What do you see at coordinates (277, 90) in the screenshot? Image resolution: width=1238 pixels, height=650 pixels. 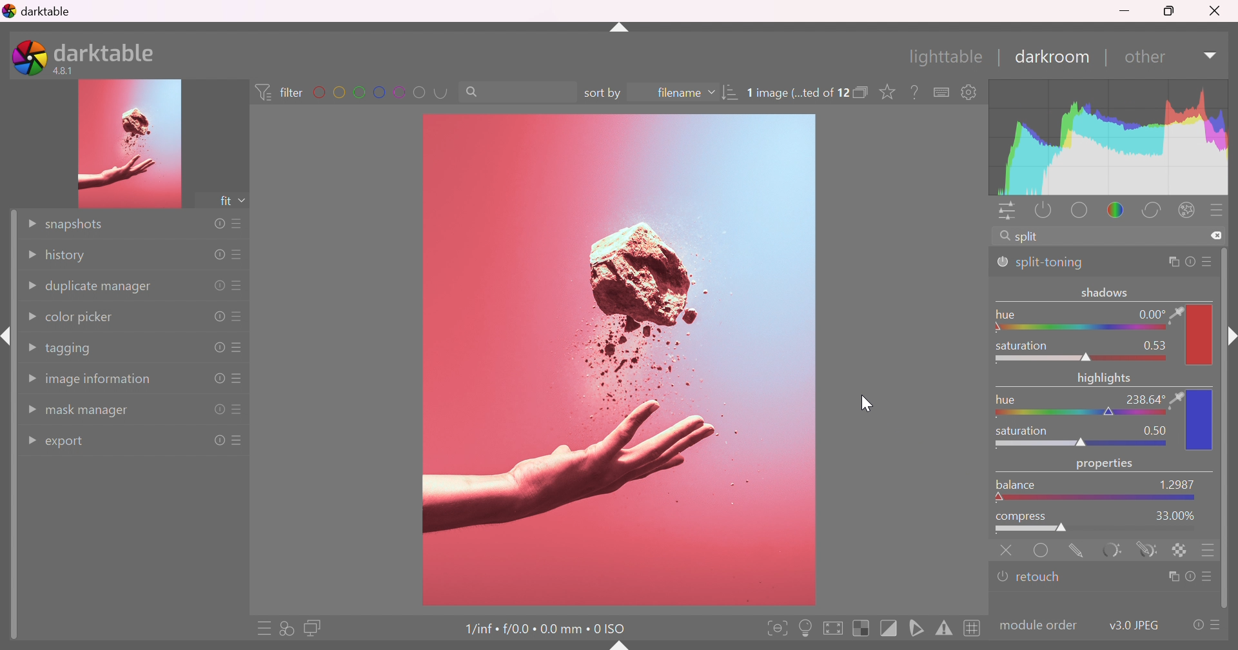 I see `filter` at bounding box center [277, 90].